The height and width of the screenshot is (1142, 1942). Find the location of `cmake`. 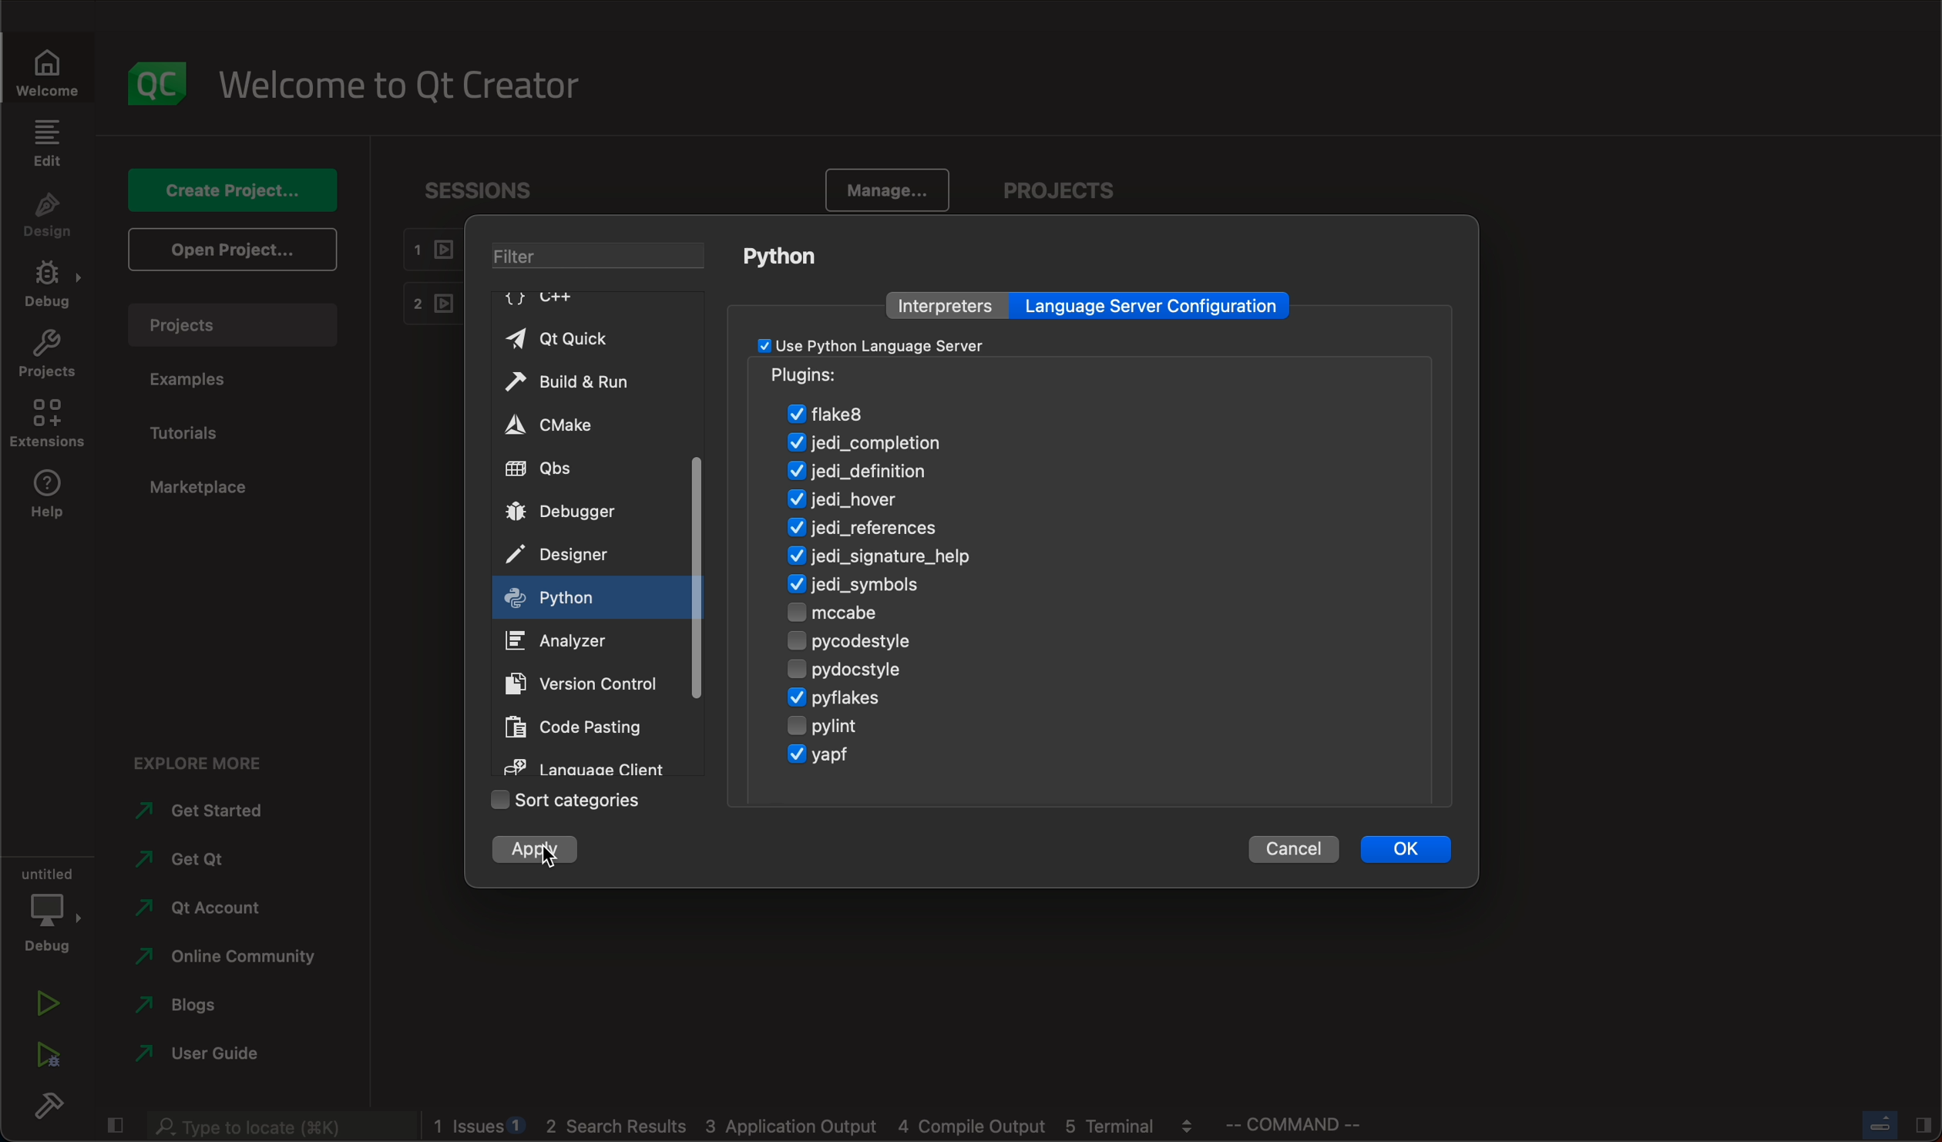

cmake is located at coordinates (555, 423).